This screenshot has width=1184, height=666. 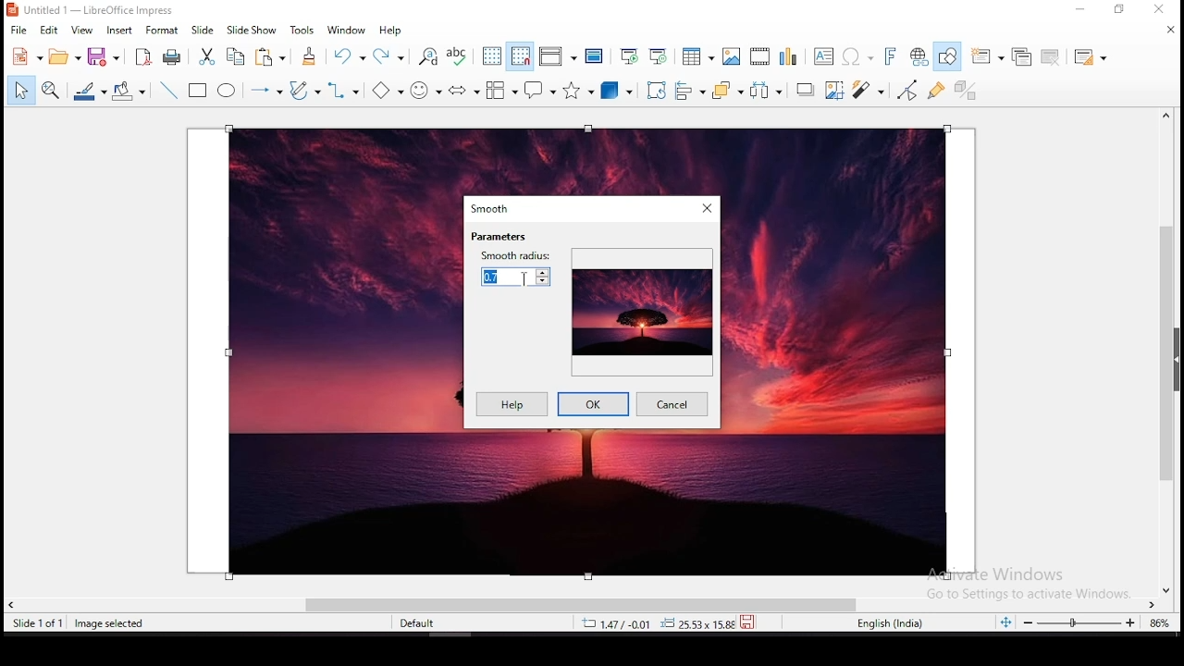 What do you see at coordinates (499, 237) in the screenshot?
I see `parameters` at bounding box center [499, 237].